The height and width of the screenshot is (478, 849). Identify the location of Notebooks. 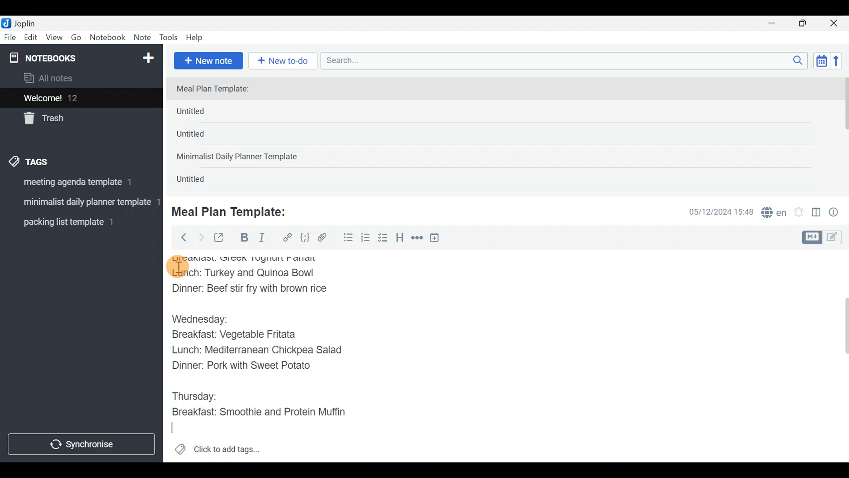
(62, 58).